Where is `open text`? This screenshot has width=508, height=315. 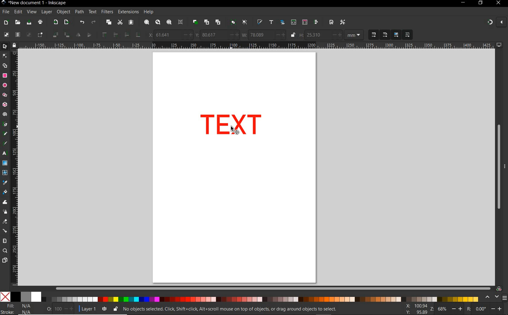 open text is located at coordinates (271, 23).